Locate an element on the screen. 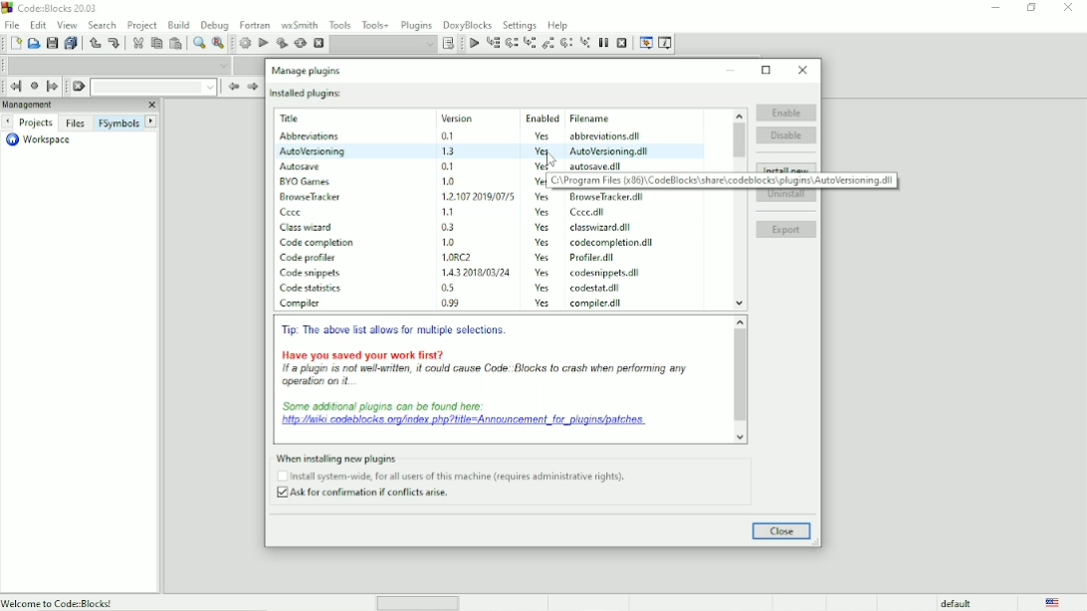  New file is located at coordinates (16, 44).